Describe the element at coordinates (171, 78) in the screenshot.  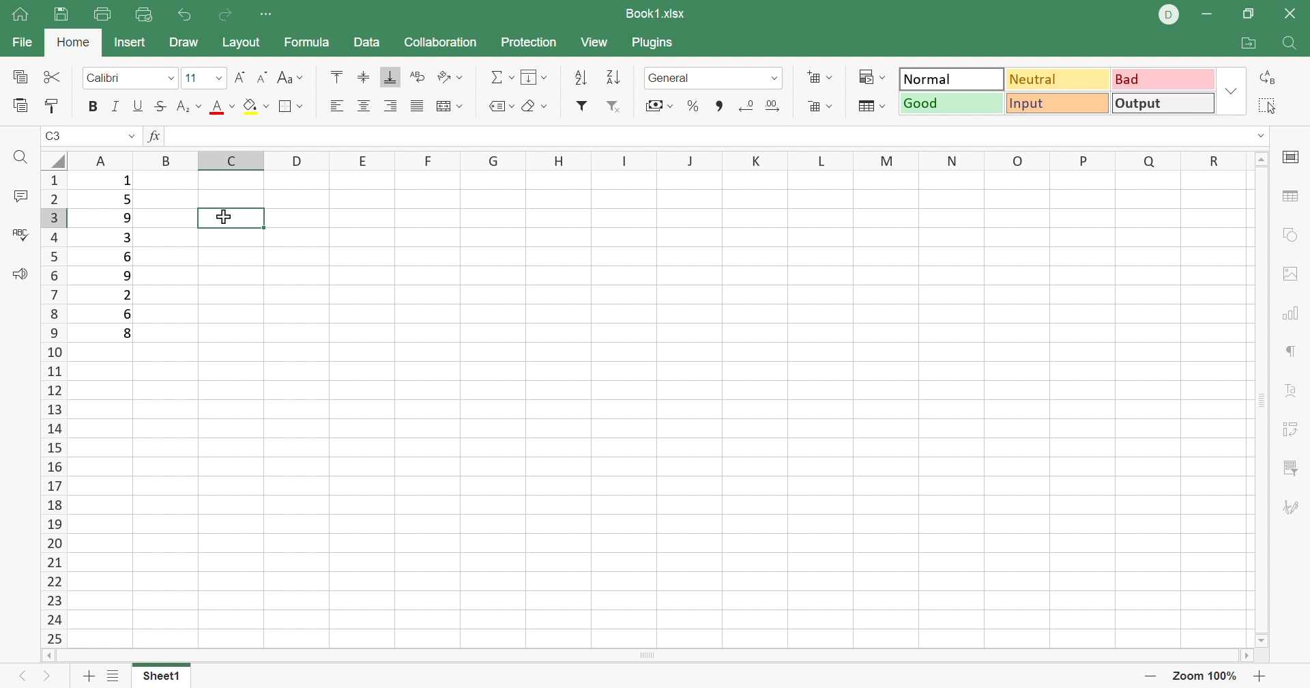
I see `Drop Down` at that location.